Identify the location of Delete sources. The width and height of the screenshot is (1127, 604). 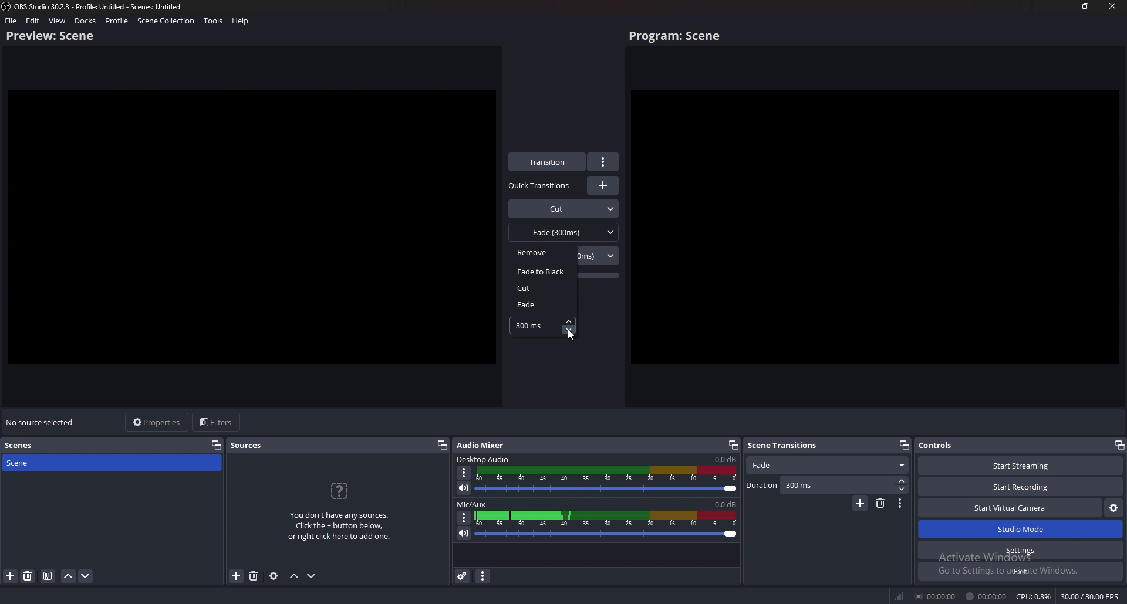
(253, 576).